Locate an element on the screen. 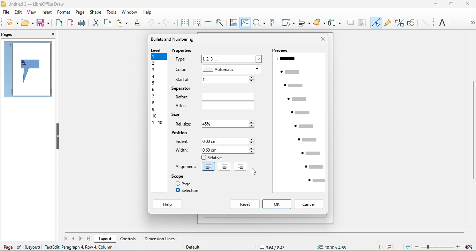  tools is located at coordinates (113, 12).